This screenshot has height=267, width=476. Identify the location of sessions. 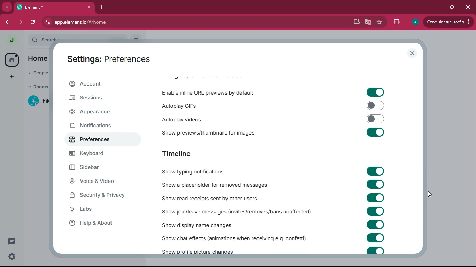
(97, 98).